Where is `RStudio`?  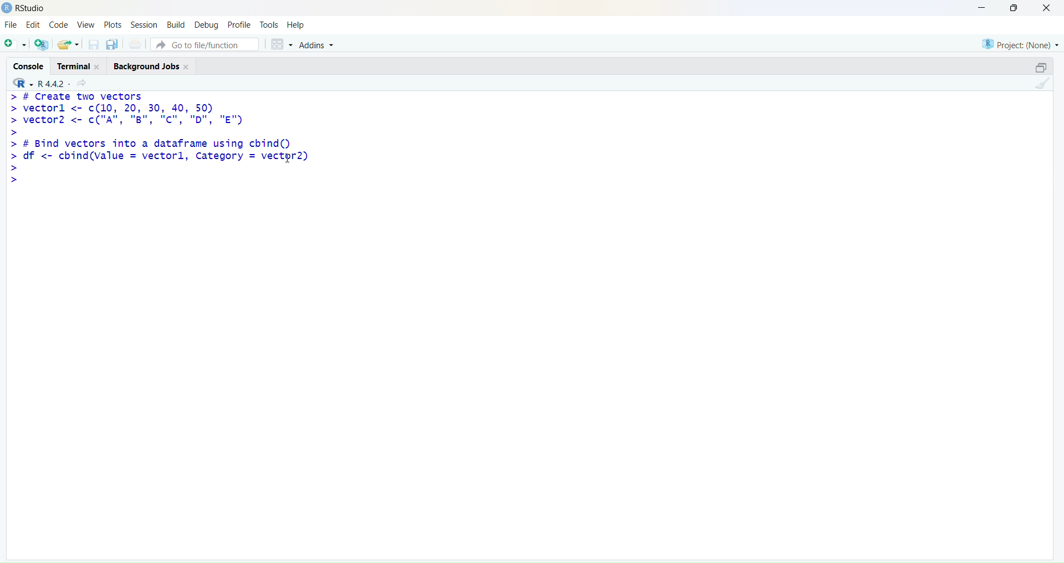 RStudio is located at coordinates (30, 8).